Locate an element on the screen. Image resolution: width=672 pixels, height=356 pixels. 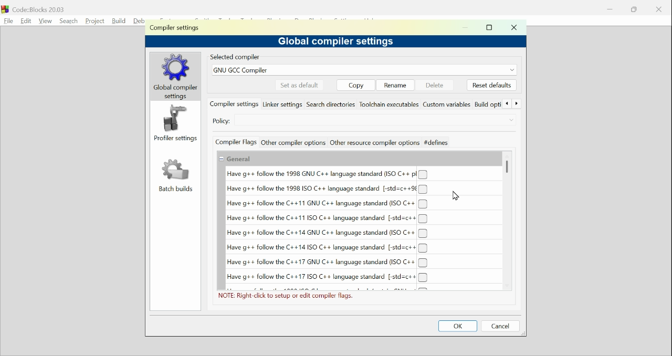
Build options is located at coordinates (488, 105).